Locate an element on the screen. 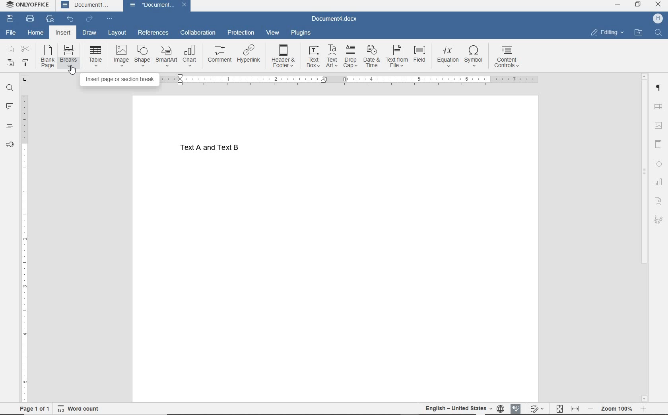  EQUATION is located at coordinates (447, 56).